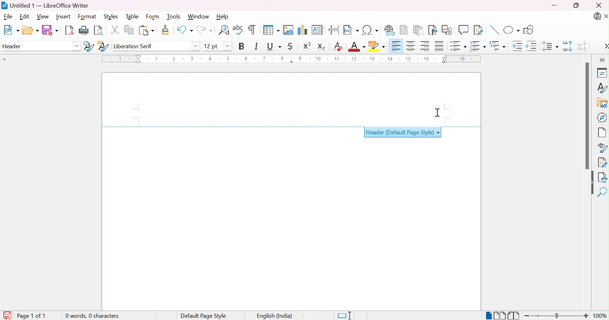 This screenshot has width=609, height=320. I want to click on Insert text box, so click(317, 30).